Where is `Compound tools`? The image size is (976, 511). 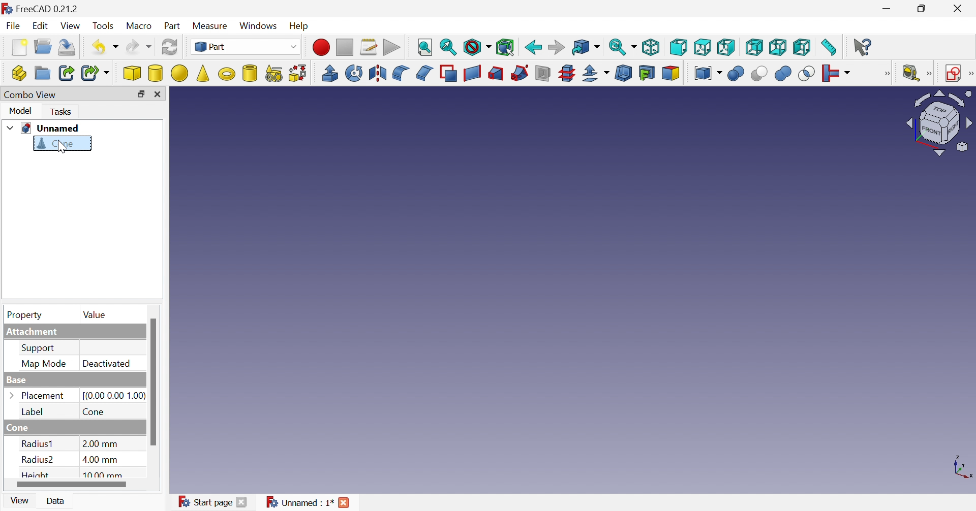
Compound tools is located at coordinates (706, 73).